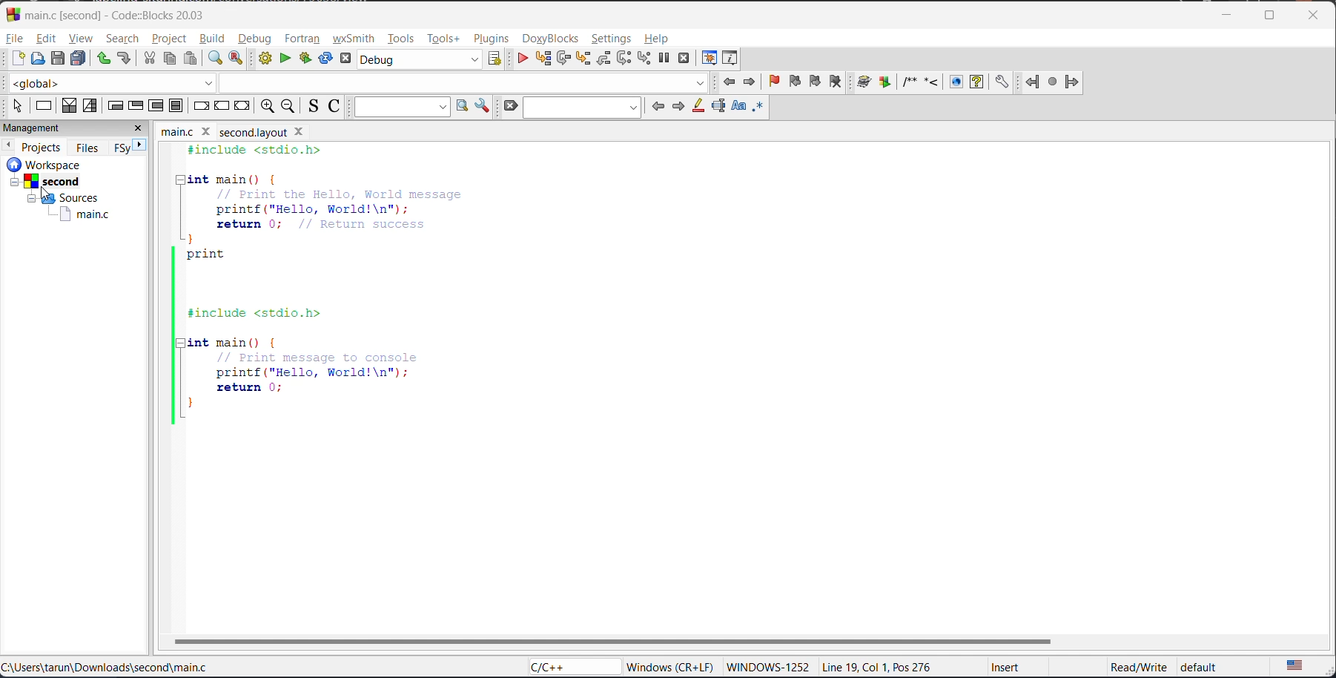  Describe the element at coordinates (36, 59) in the screenshot. I see `open` at that location.